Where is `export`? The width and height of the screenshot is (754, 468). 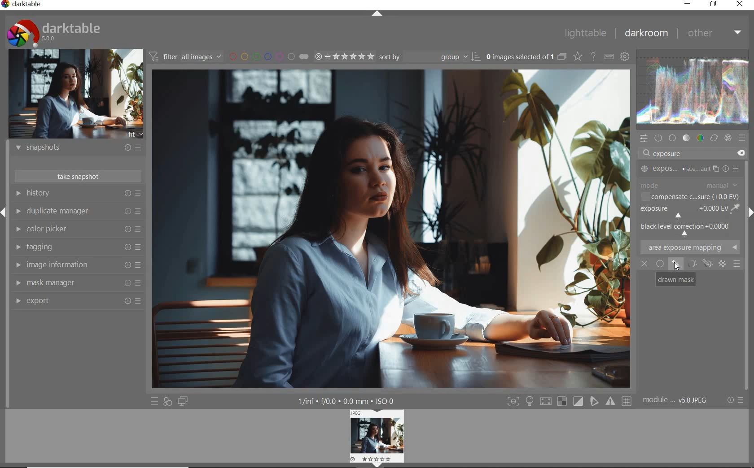 export is located at coordinates (78, 300).